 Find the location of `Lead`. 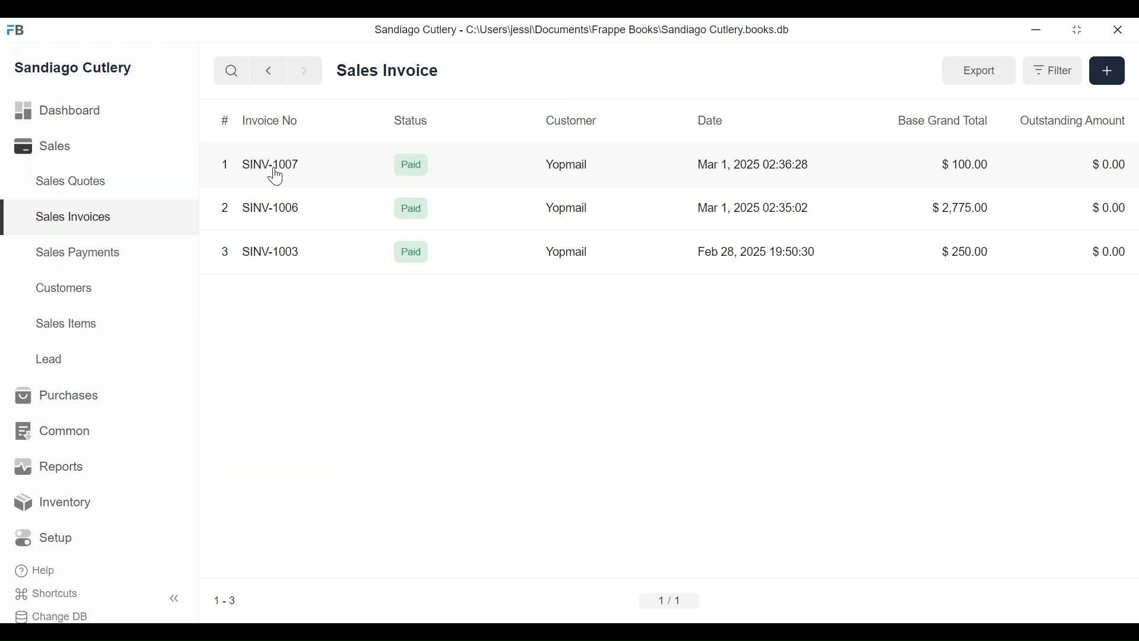

Lead is located at coordinates (50, 357).